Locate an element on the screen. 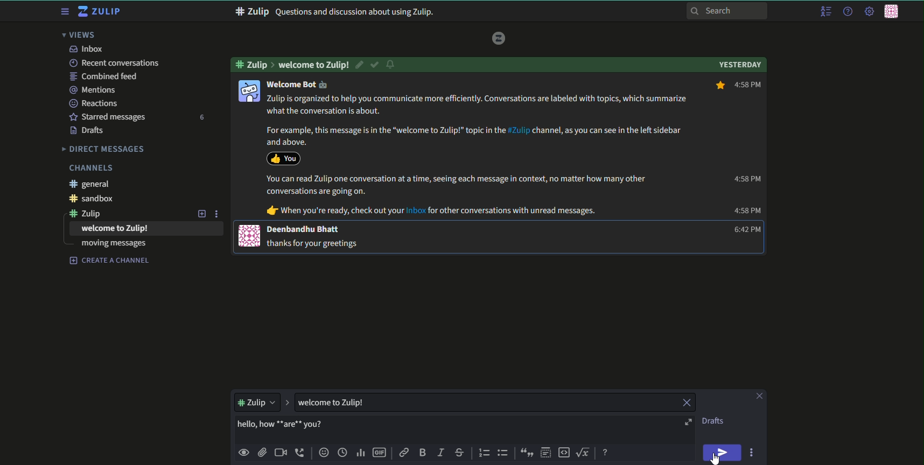 Image resolution: width=924 pixels, height=465 pixels. resolved is located at coordinates (375, 65).